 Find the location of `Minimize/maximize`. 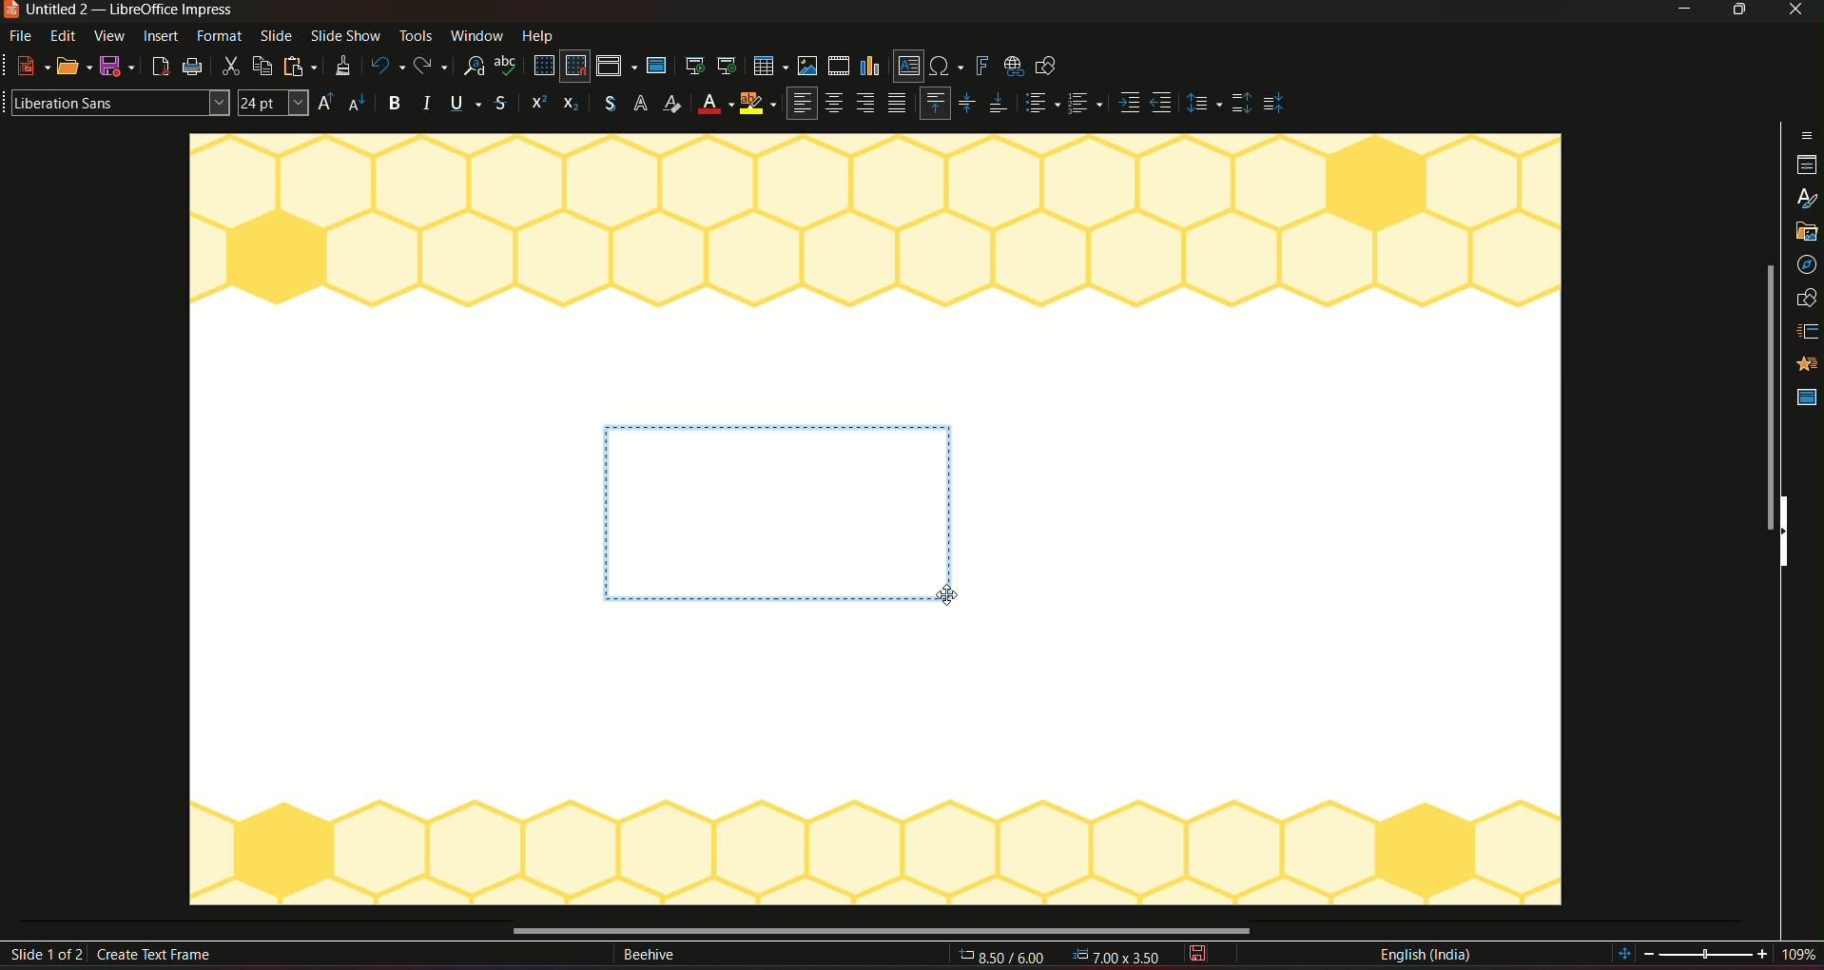

Minimize/maximize is located at coordinates (1737, 10).